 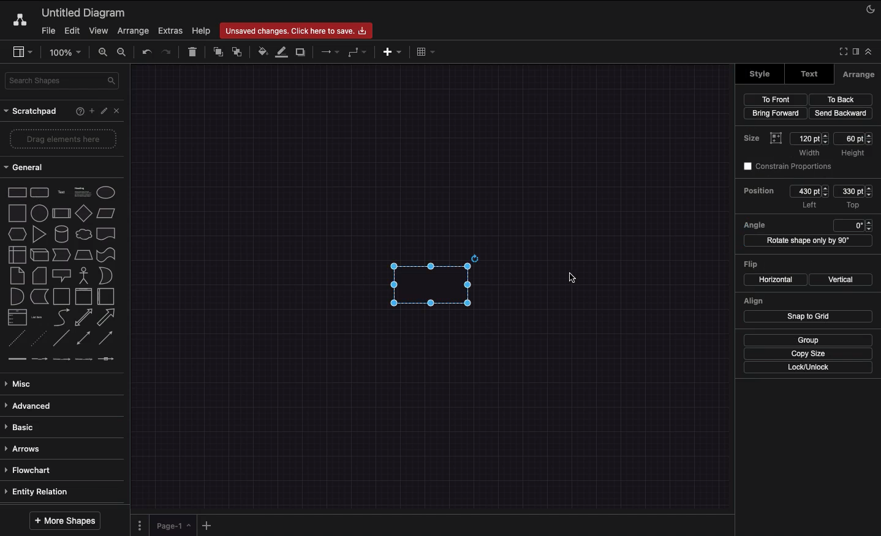 What do you see at coordinates (72, 31) in the screenshot?
I see `Edit` at bounding box center [72, 31].